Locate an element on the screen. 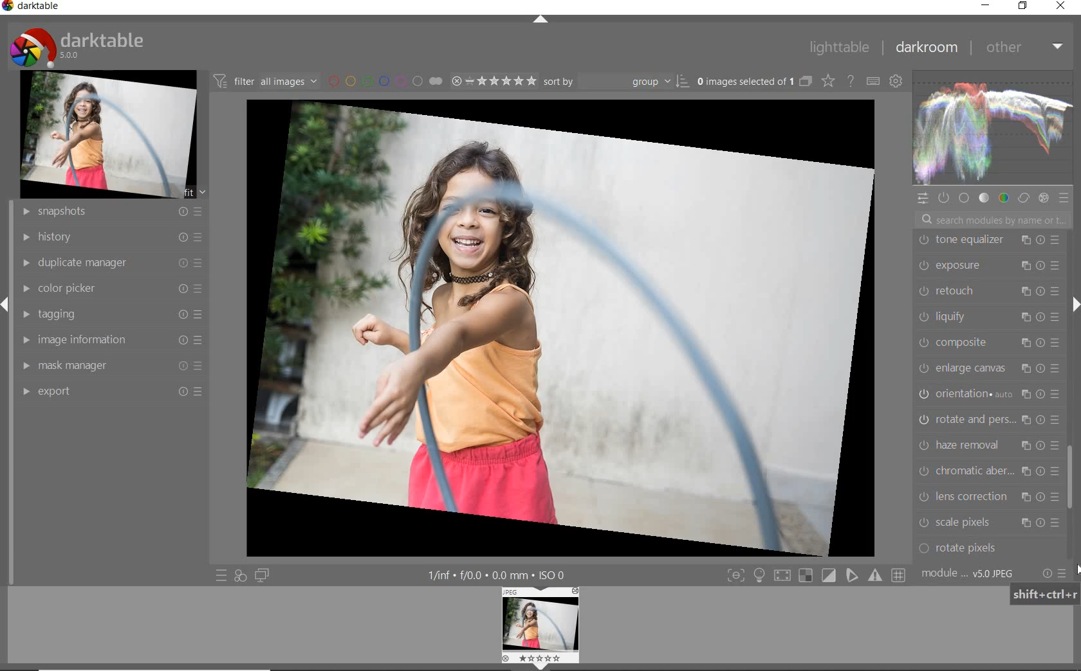  darkroom is located at coordinates (927, 46).